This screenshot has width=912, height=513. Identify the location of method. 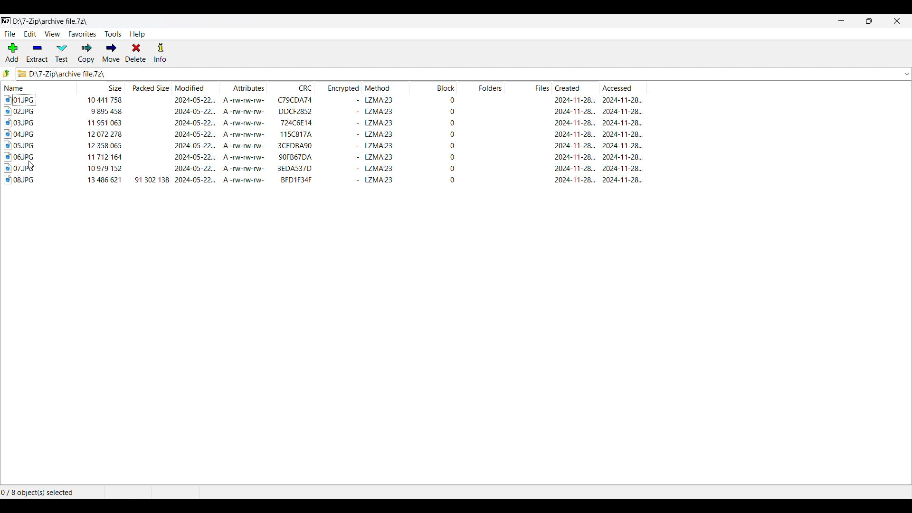
(379, 112).